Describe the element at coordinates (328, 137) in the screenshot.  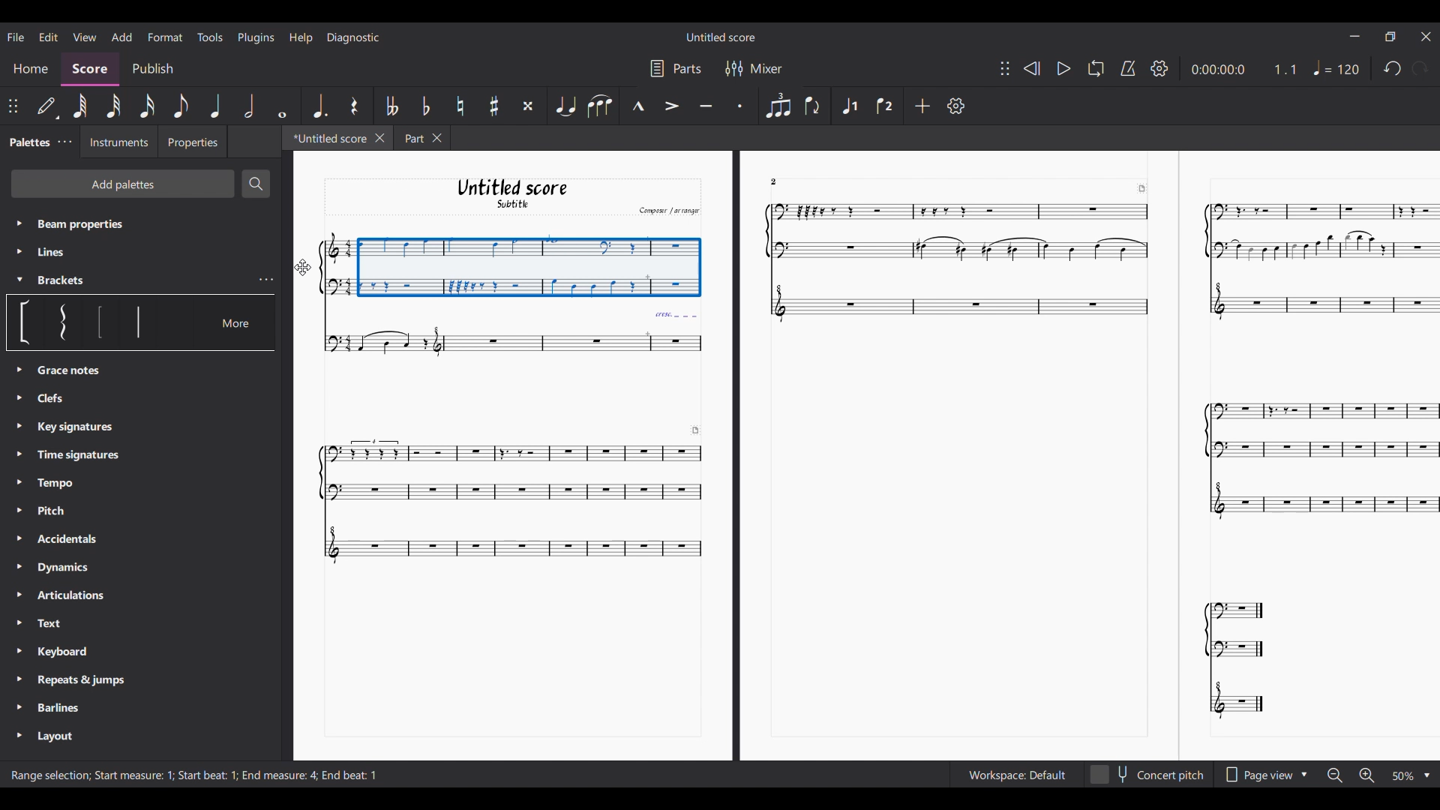
I see `Current tab` at that location.